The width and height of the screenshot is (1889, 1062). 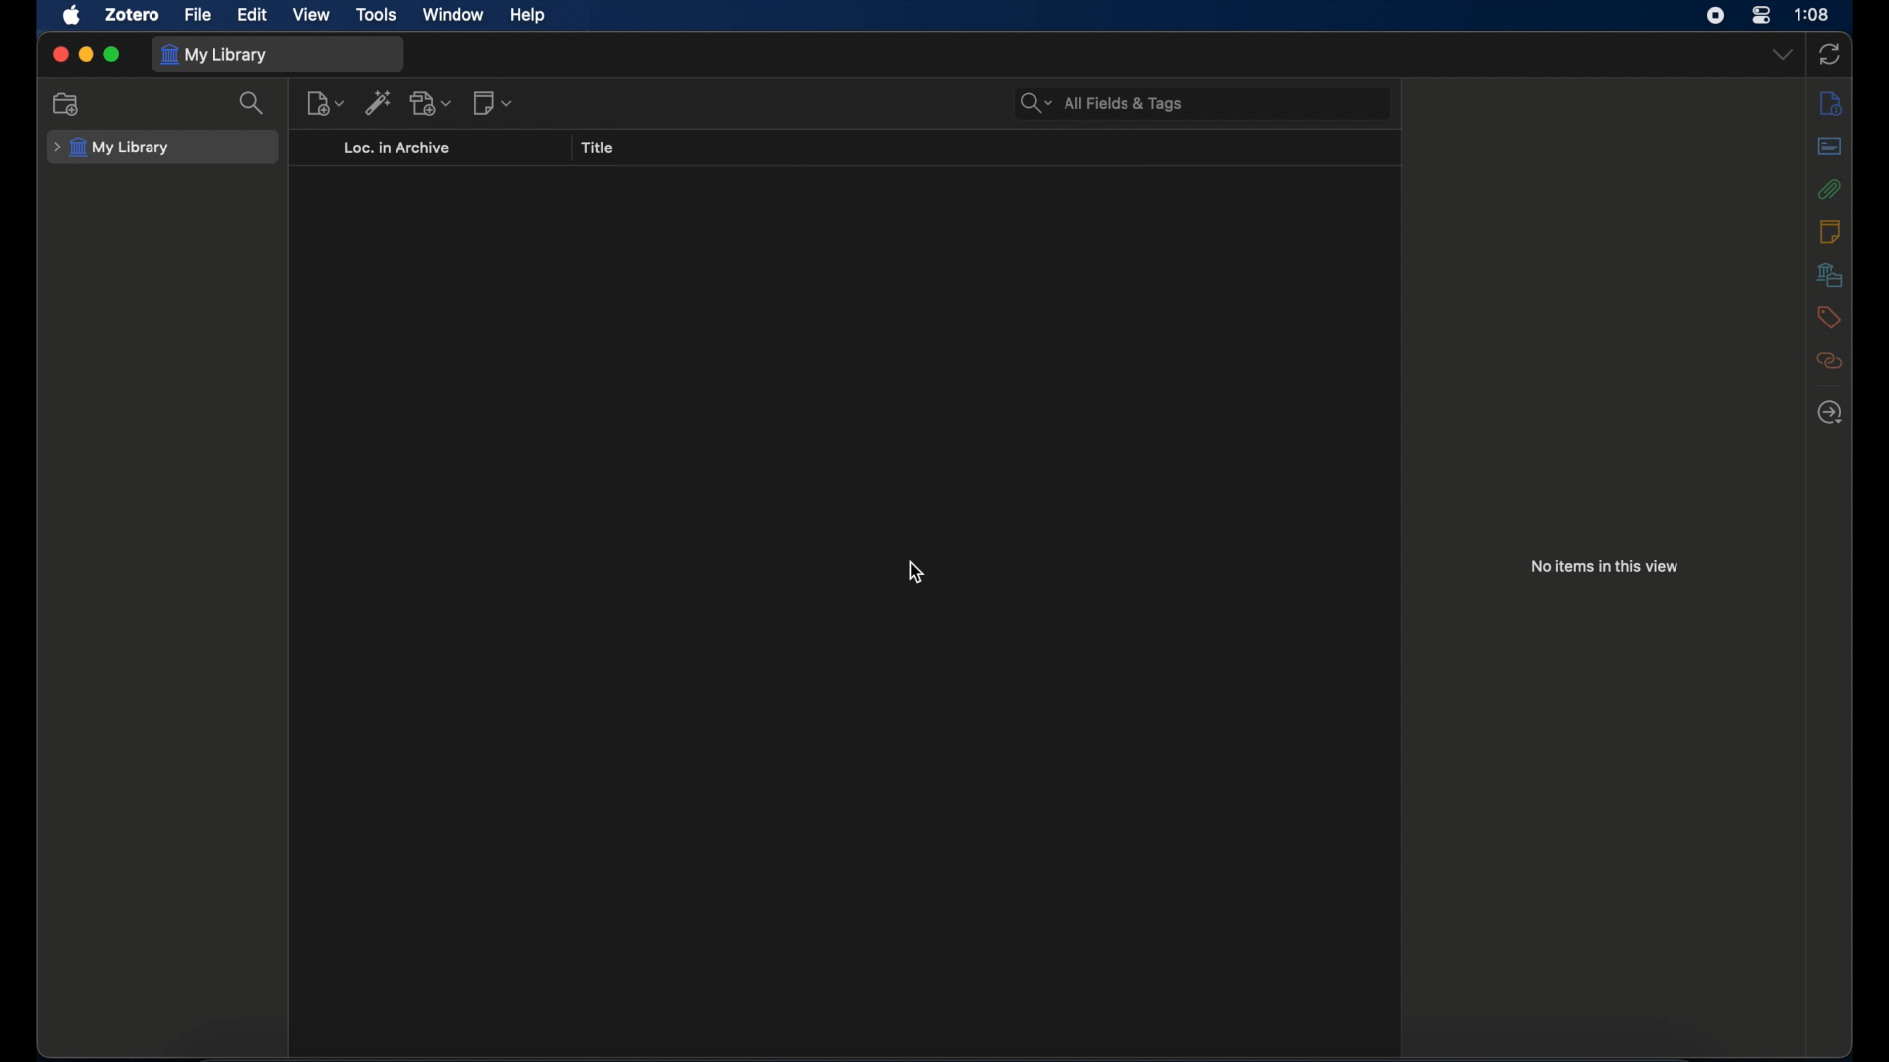 What do you see at coordinates (1831, 360) in the screenshot?
I see `related` at bounding box center [1831, 360].